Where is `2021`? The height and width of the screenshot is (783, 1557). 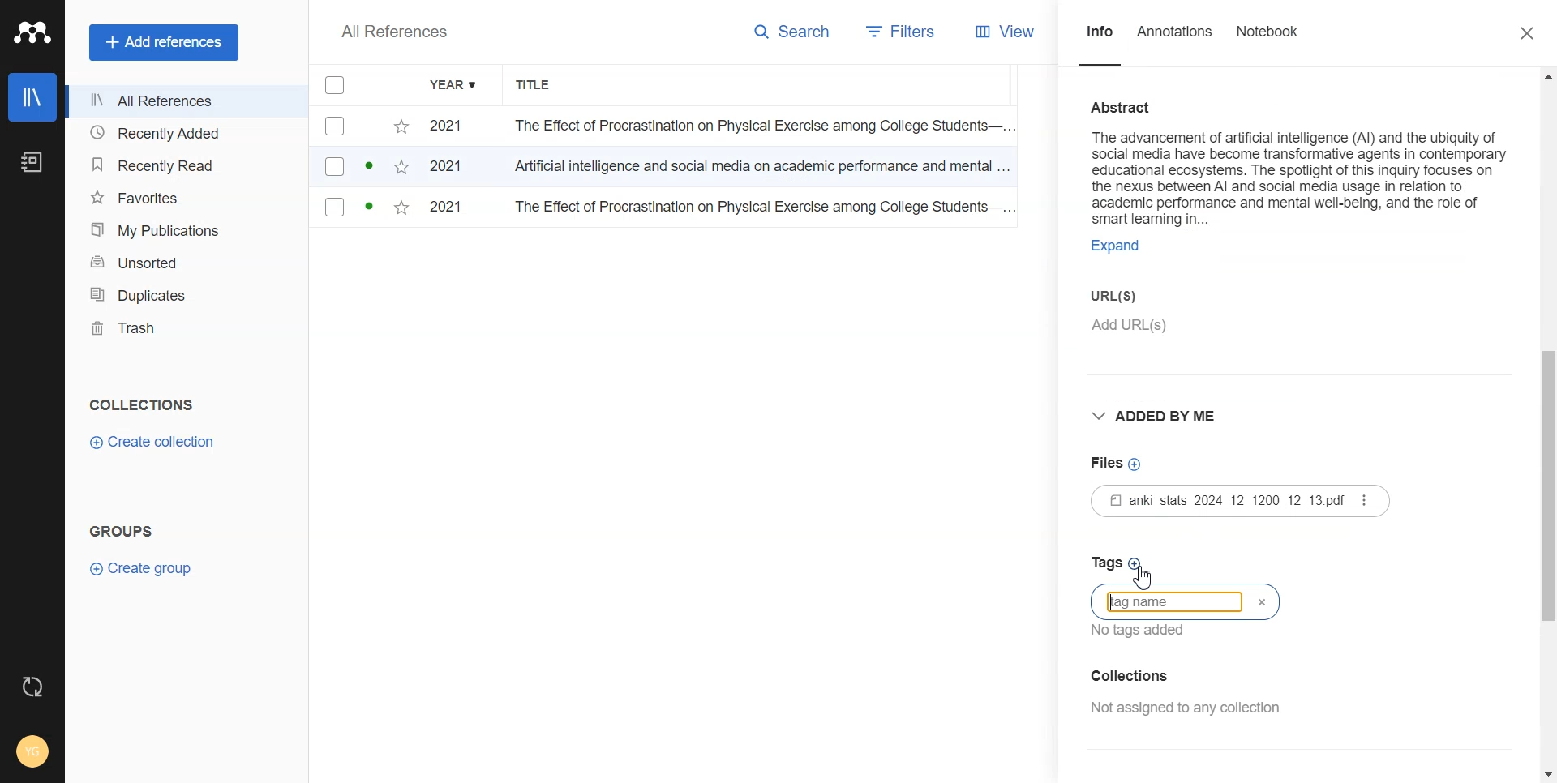
2021 is located at coordinates (453, 209).